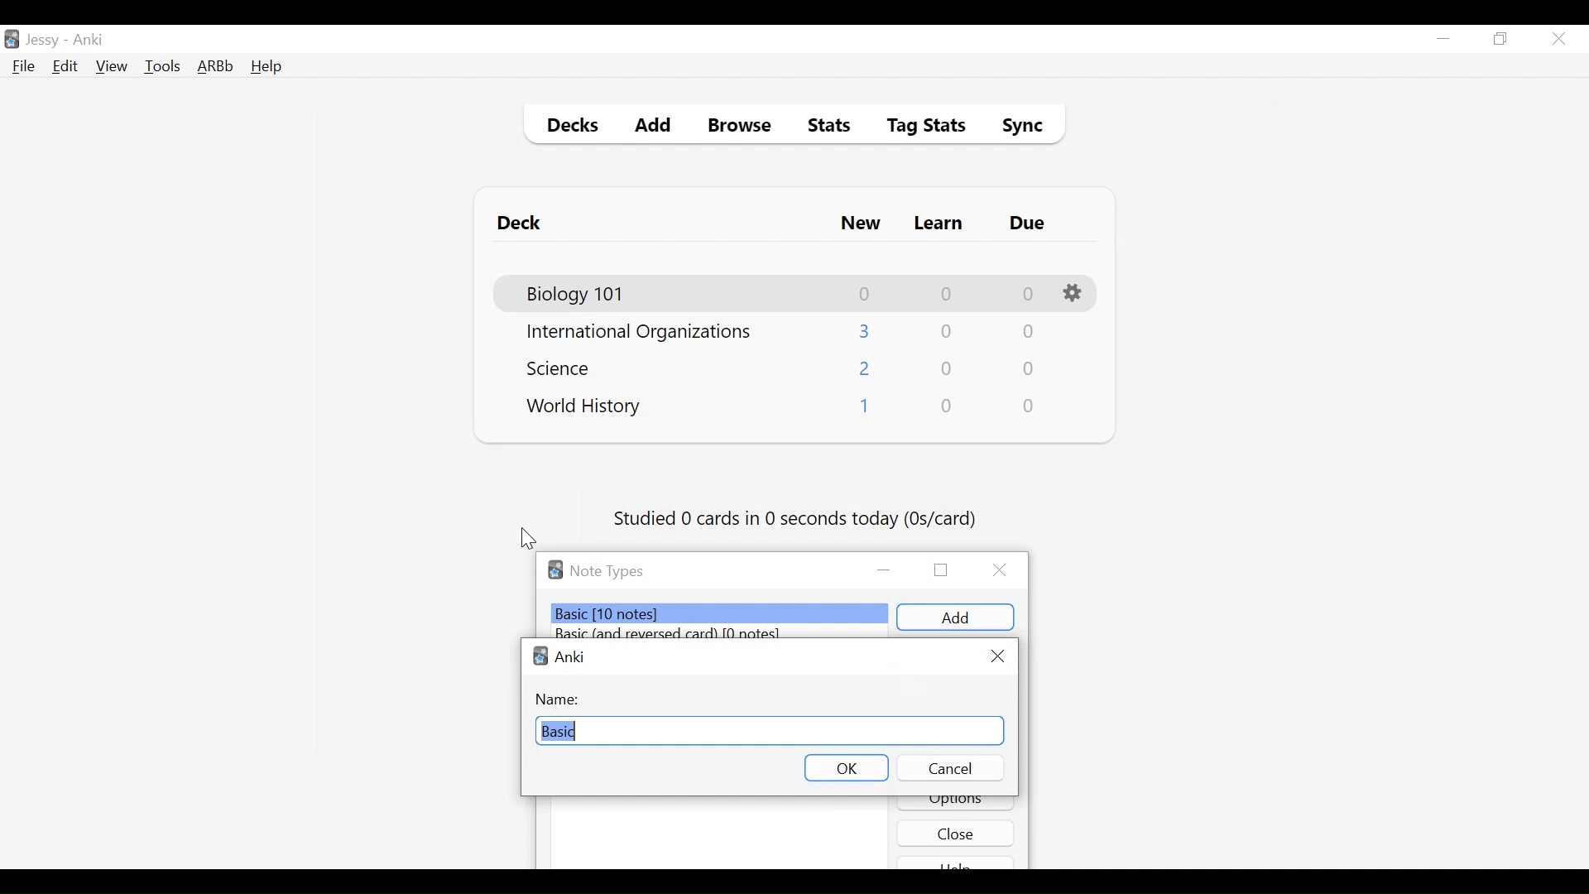 Image resolution: width=1589 pixels, height=894 pixels. What do you see at coordinates (1016, 127) in the screenshot?
I see `Sybc` at bounding box center [1016, 127].